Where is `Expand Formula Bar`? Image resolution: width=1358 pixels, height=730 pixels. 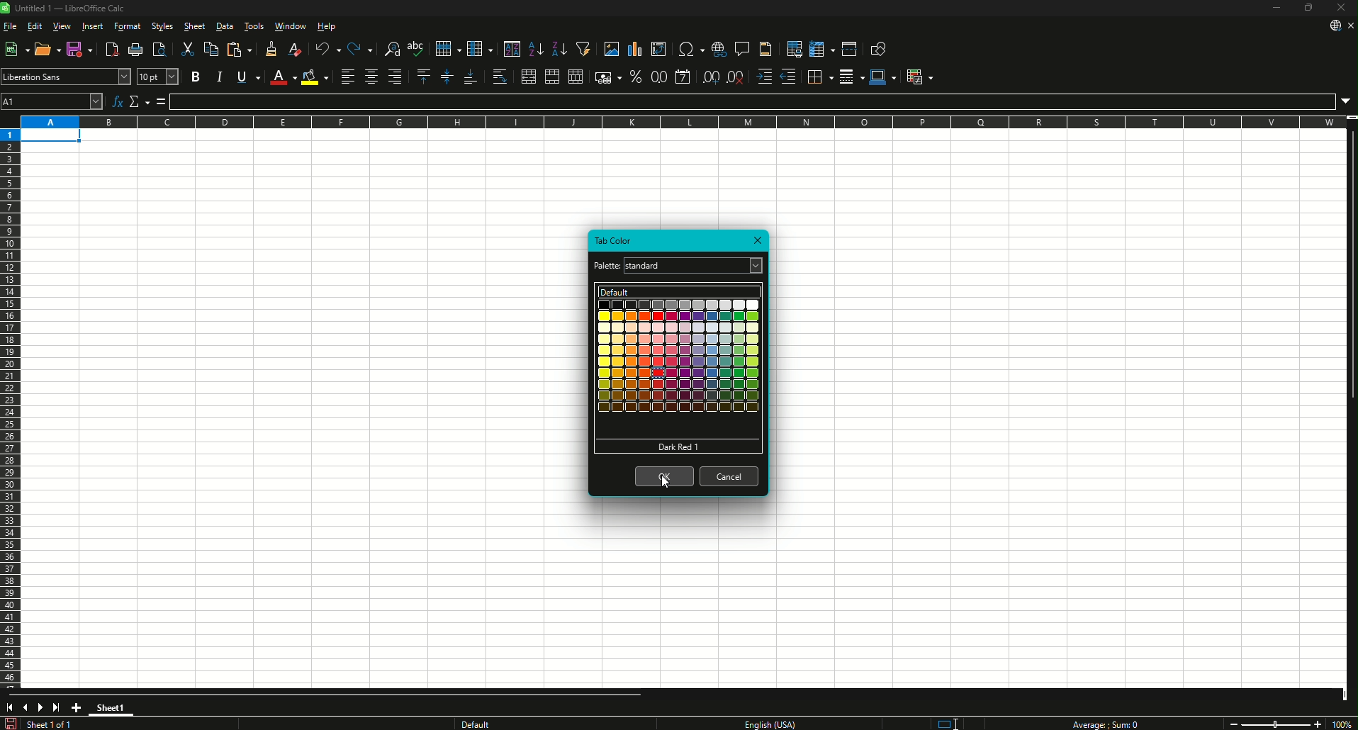 Expand Formula Bar is located at coordinates (1346, 102).